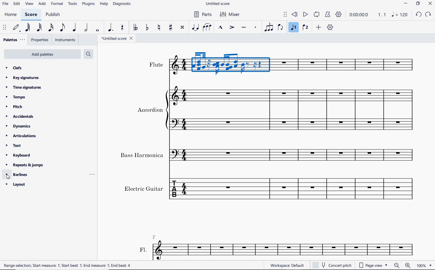 Image resolution: width=435 pixels, height=270 pixels. What do you see at coordinates (285, 15) in the screenshot?
I see `select to move` at bounding box center [285, 15].